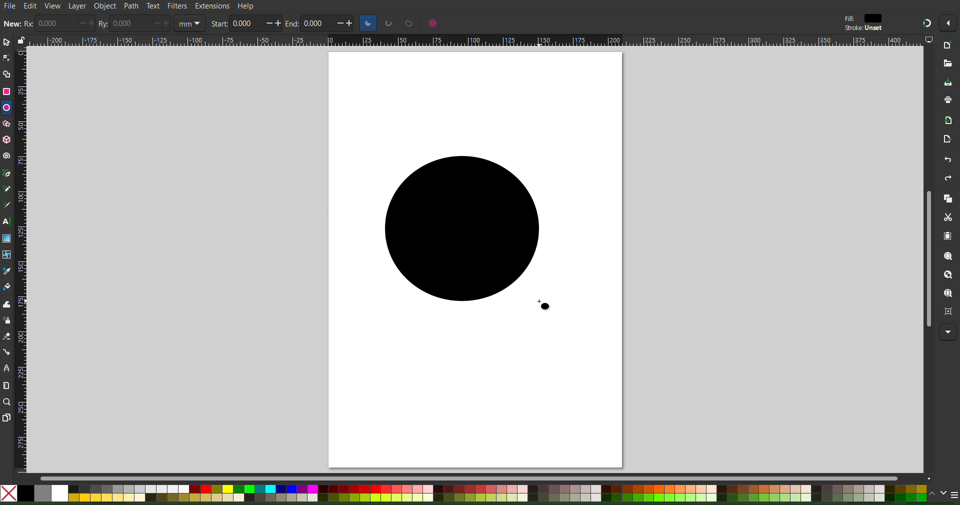 Image resolution: width=960 pixels, height=505 pixels. What do you see at coordinates (485, 477) in the screenshot?
I see `Scrollbar` at bounding box center [485, 477].